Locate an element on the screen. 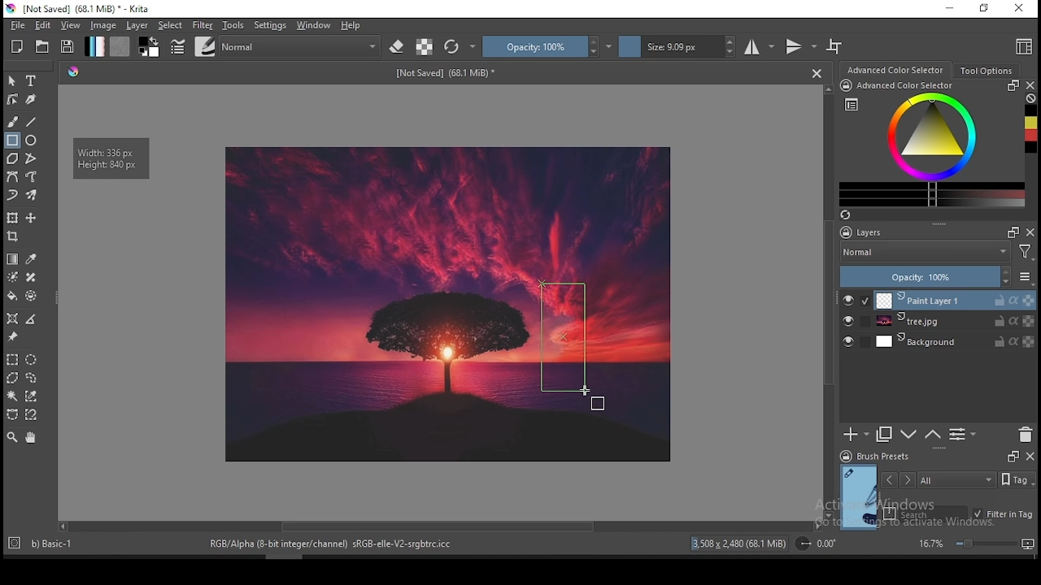 This screenshot has width=1041, height=585. close docker is located at coordinates (1031, 85).